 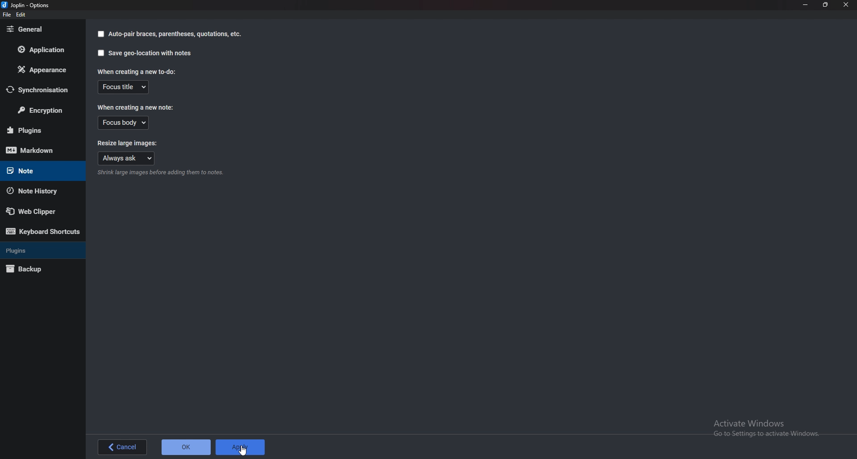 I want to click on Plugins, so click(x=39, y=130).